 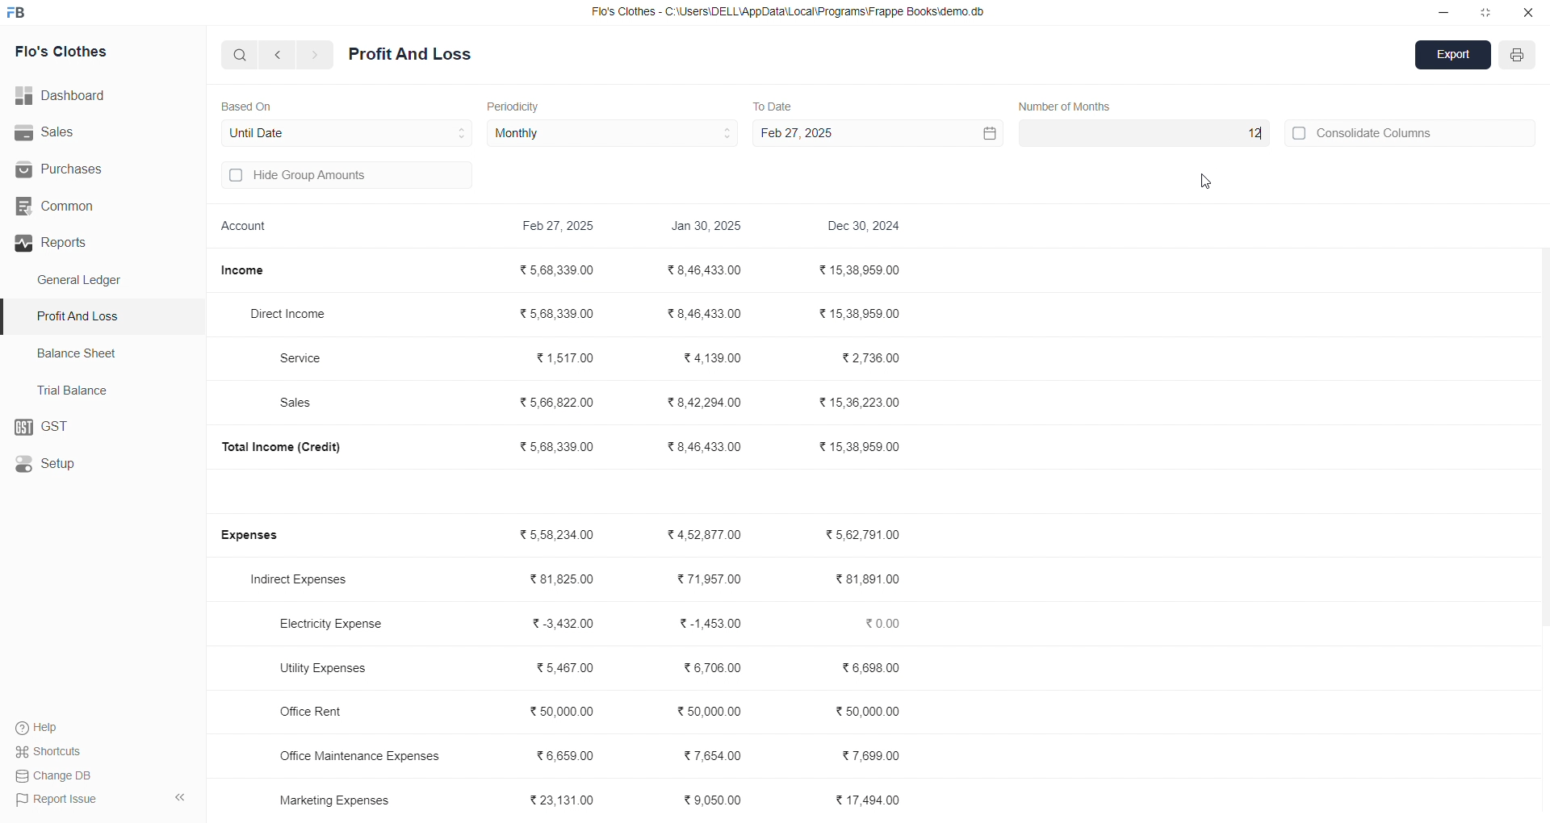 What do you see at coordinates (1142, 133) in the screenshot?
I see `12` at bounding box center [1142, 133].